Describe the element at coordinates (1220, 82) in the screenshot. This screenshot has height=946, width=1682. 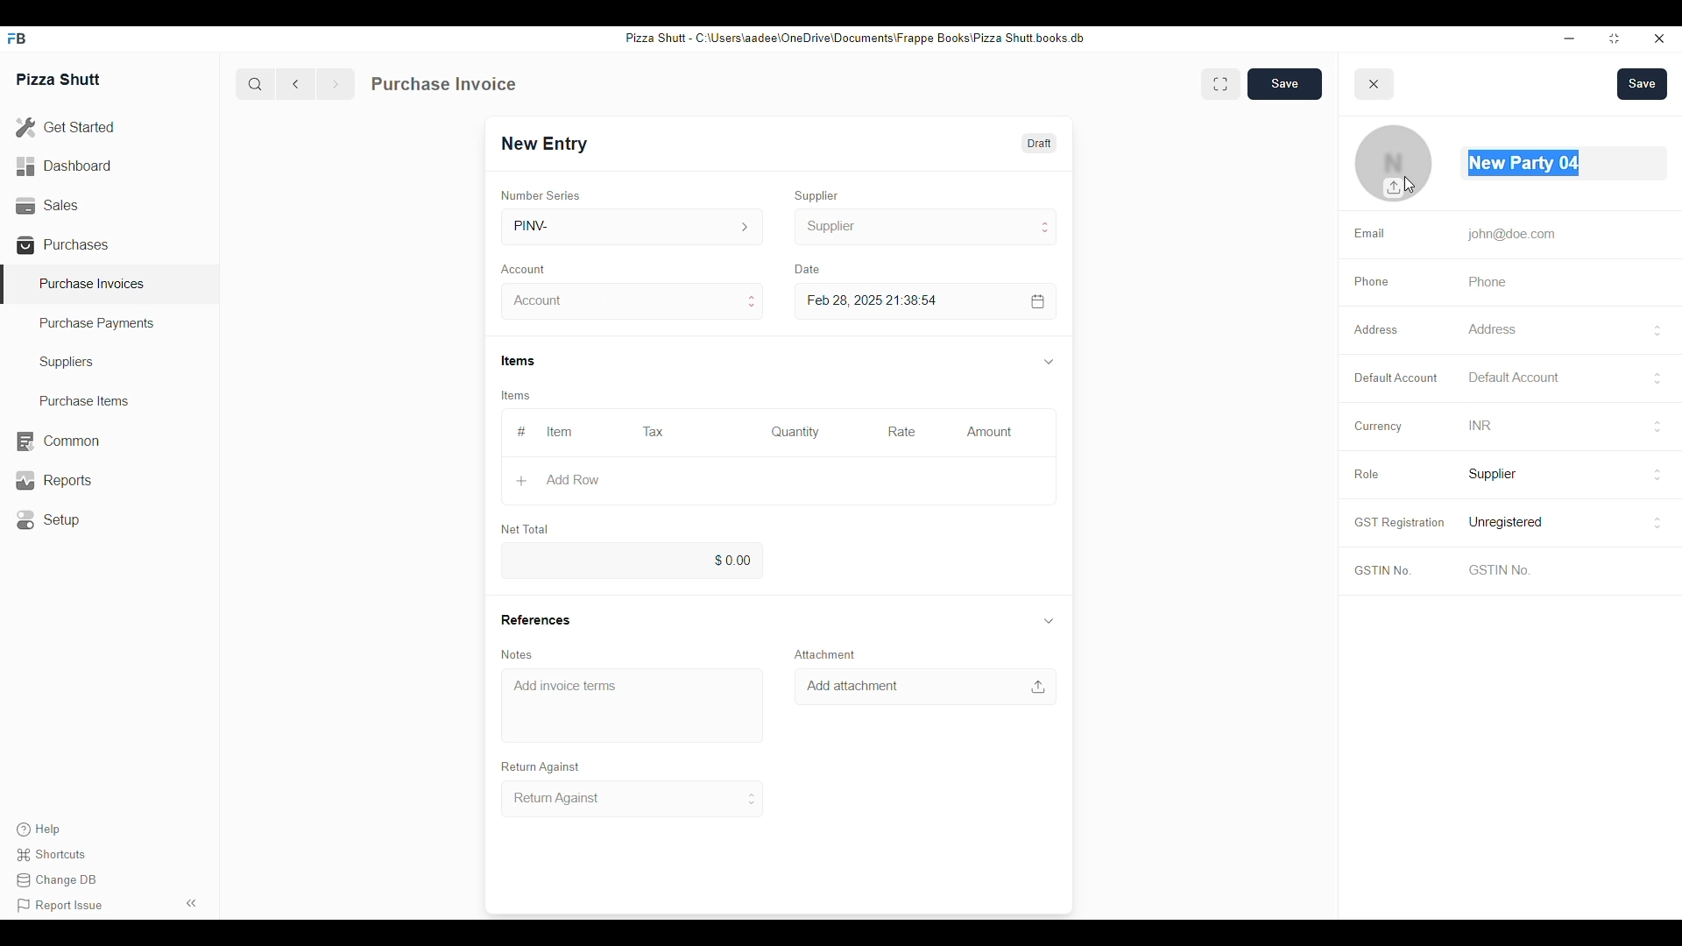
I see `enlarge` at that location.